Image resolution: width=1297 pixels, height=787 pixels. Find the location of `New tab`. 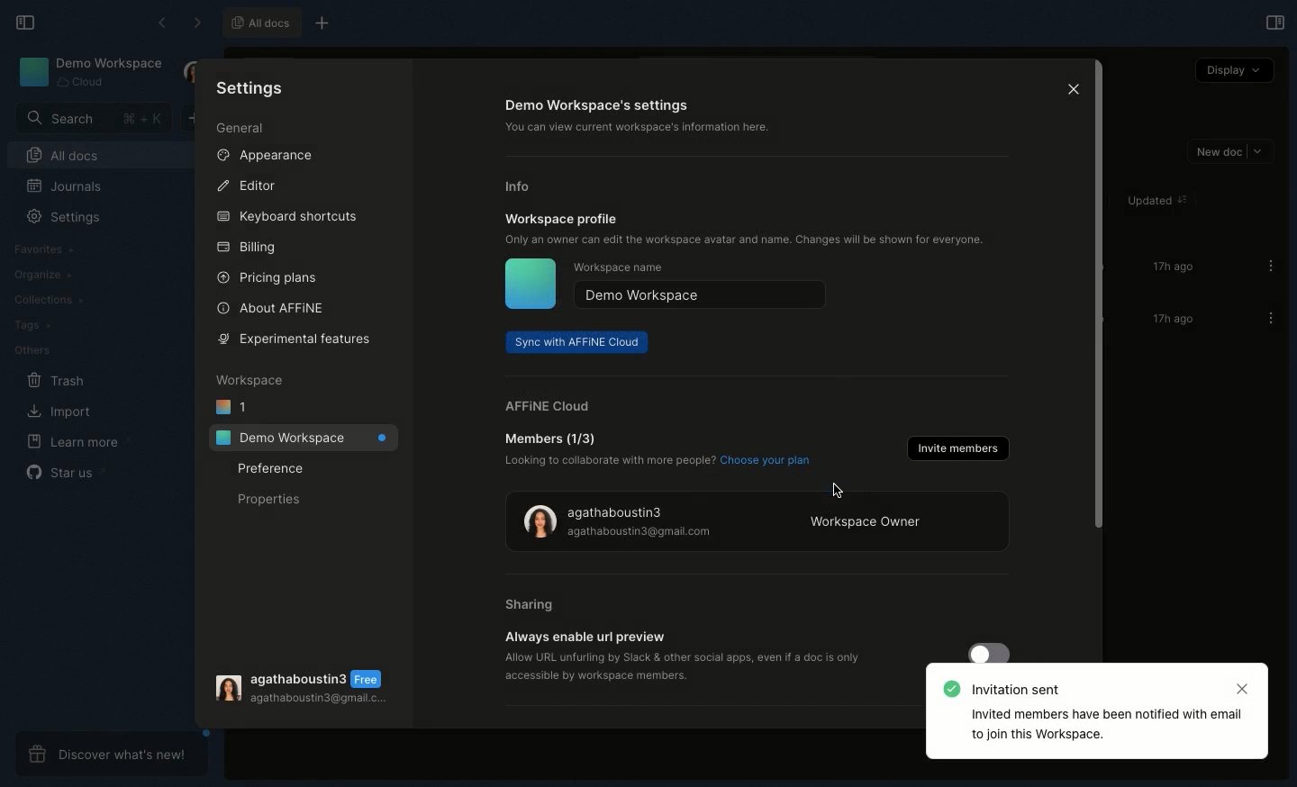

New tab is located at coordinates (331, 22).